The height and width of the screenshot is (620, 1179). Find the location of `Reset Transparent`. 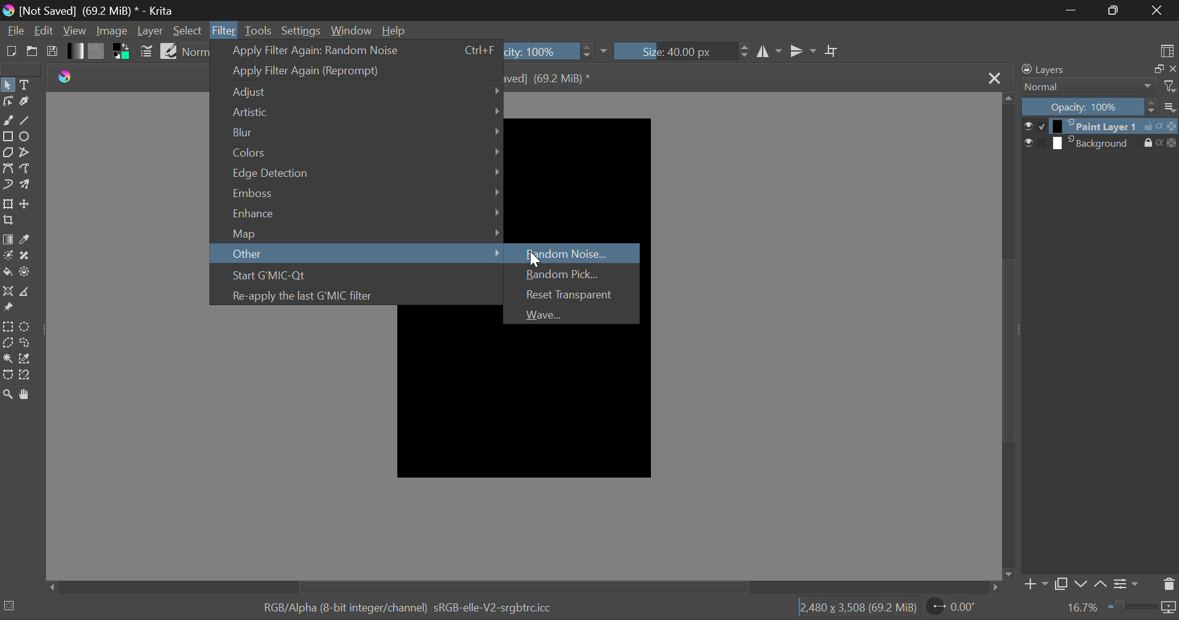

Reset Transparent is located at coordinates (570, 295).